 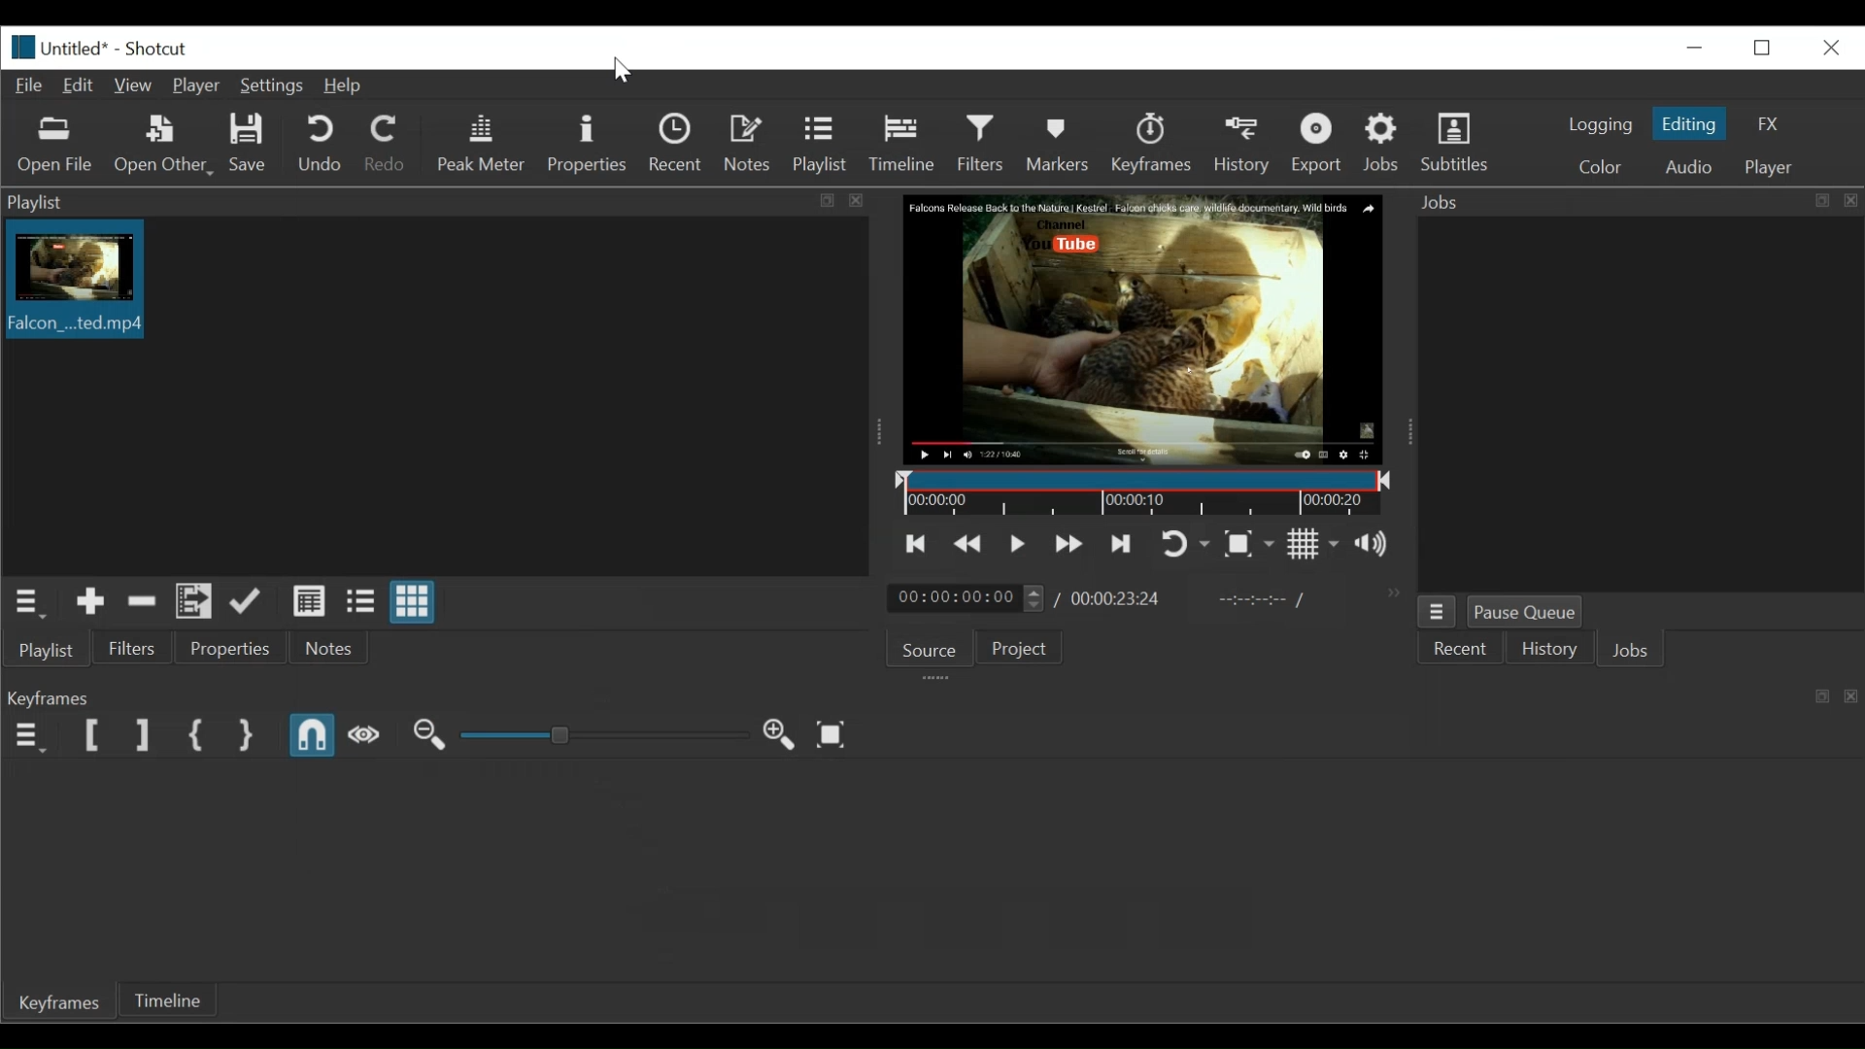 I want to click on Keyframe, so click(x=1151, y=145).